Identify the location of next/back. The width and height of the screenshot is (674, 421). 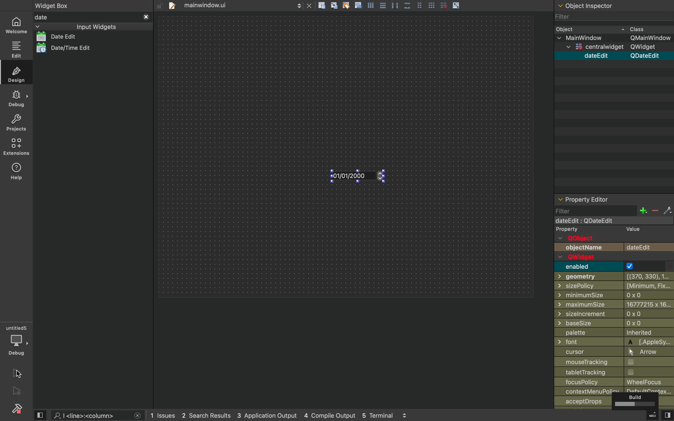
(299, 5).